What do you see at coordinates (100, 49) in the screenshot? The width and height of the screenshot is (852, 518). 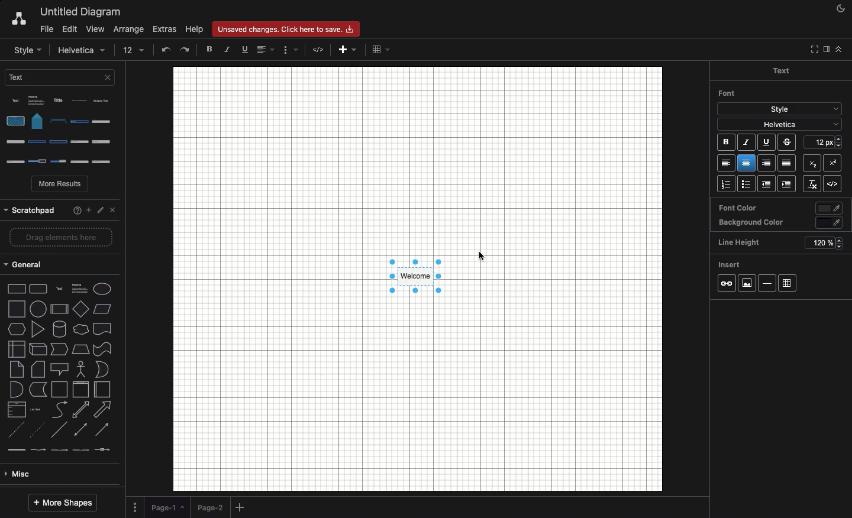 I see `Zoom in` at bounding box center [100, 49].